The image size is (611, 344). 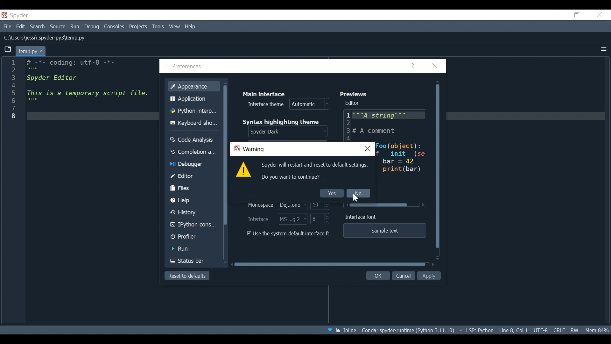 What do you see at coordinates (75, 27) in the screenshot?
I see `Run` at bounding box center [75, 27].